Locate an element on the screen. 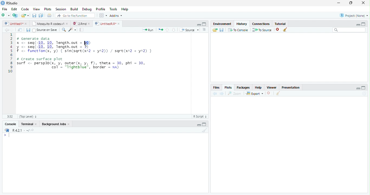 The image size is (370, 195). maximize is located at coordinates (363, 24).